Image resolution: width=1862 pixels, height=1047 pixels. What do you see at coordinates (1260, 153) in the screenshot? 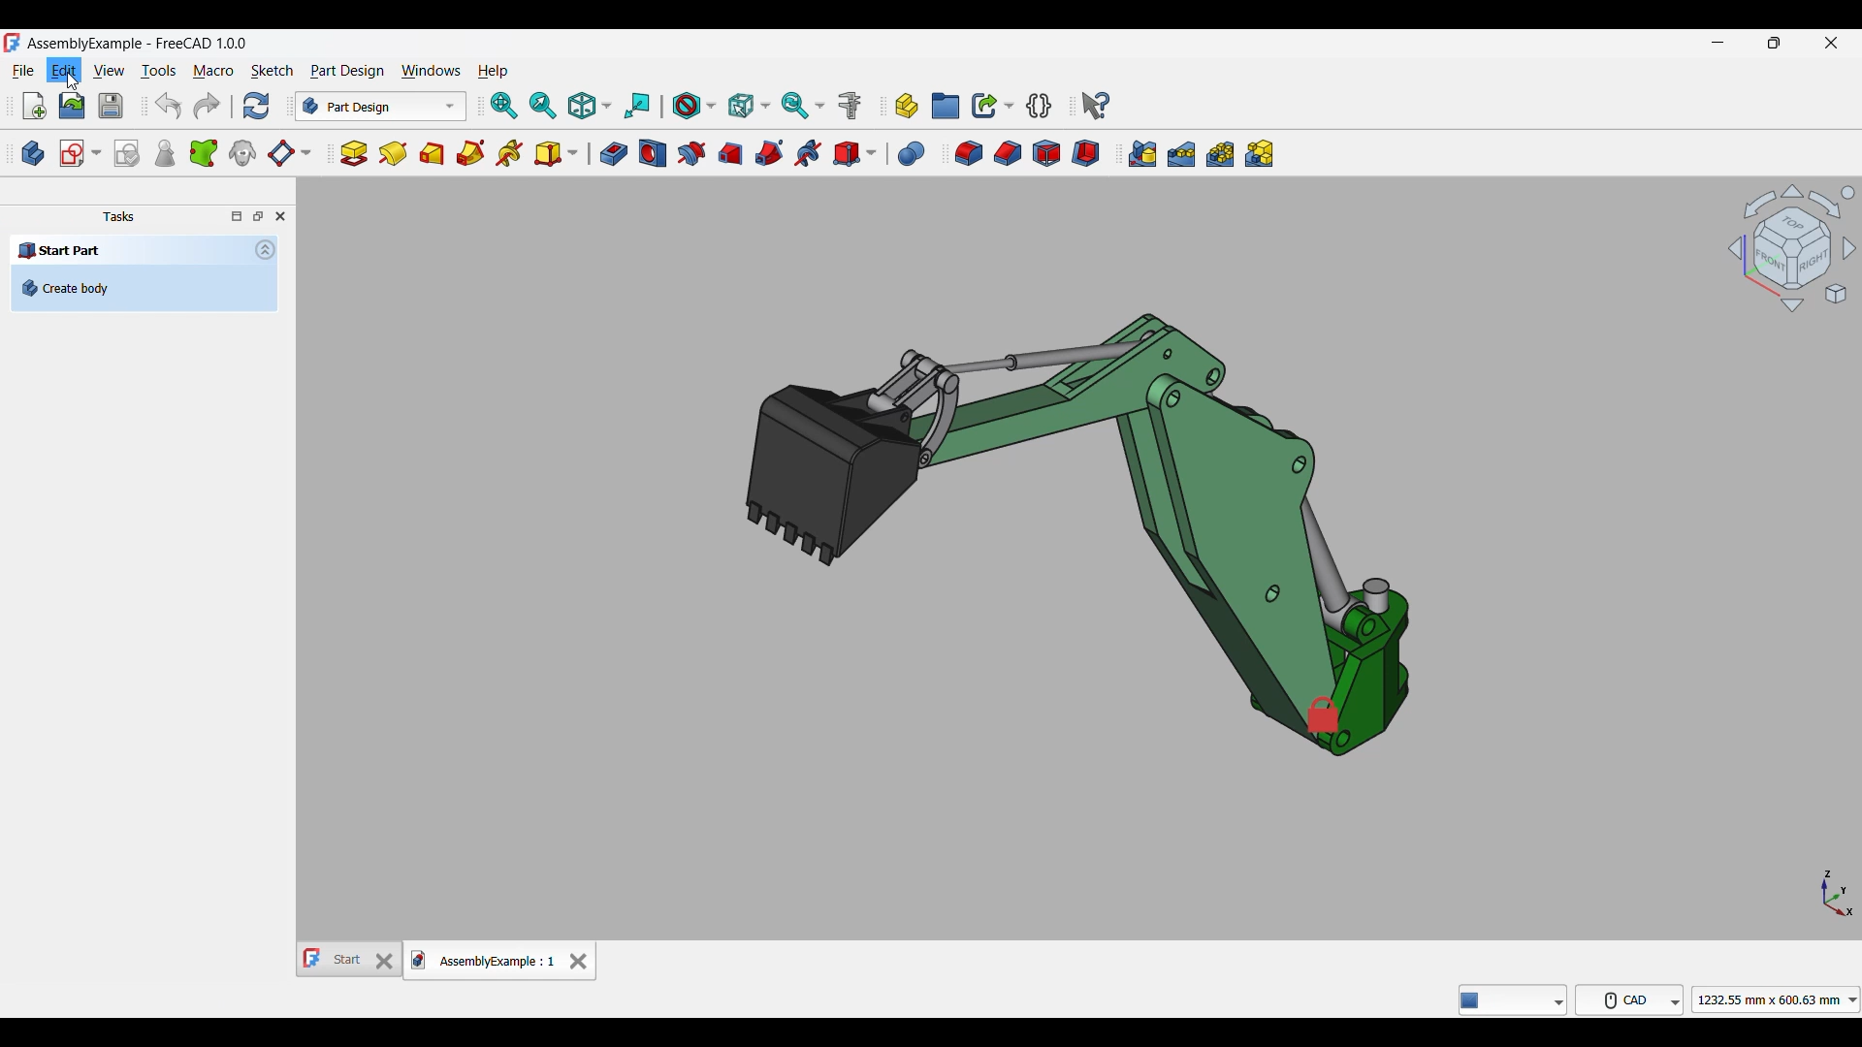
I see `Create multitransform` at bounding box center [1260, 153].